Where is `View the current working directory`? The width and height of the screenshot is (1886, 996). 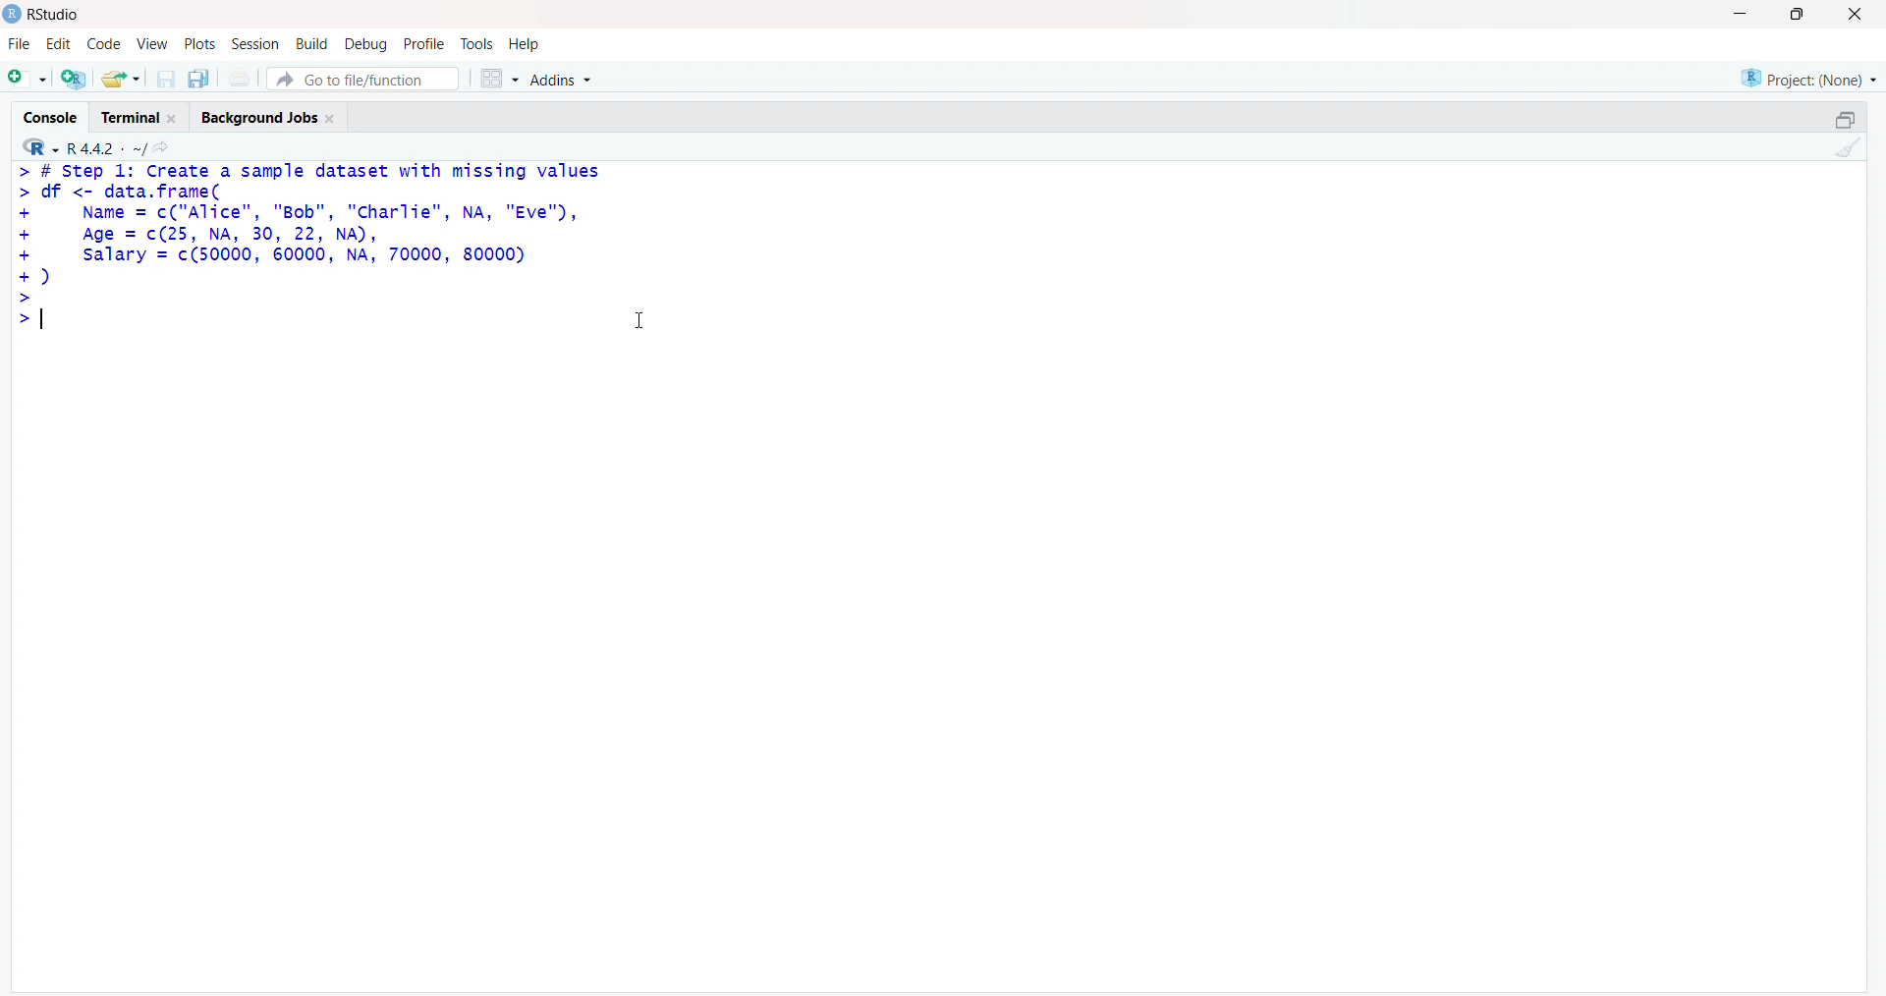
View the current working directory is located at coordinates (169, 148).